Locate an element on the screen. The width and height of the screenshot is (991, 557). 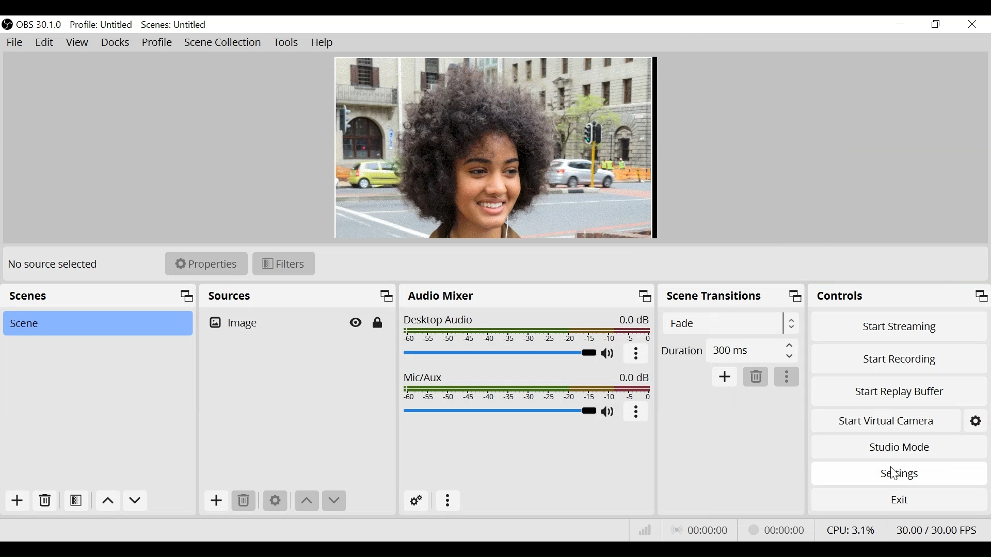
Desktop Audio is located at coordinates (527, 327).